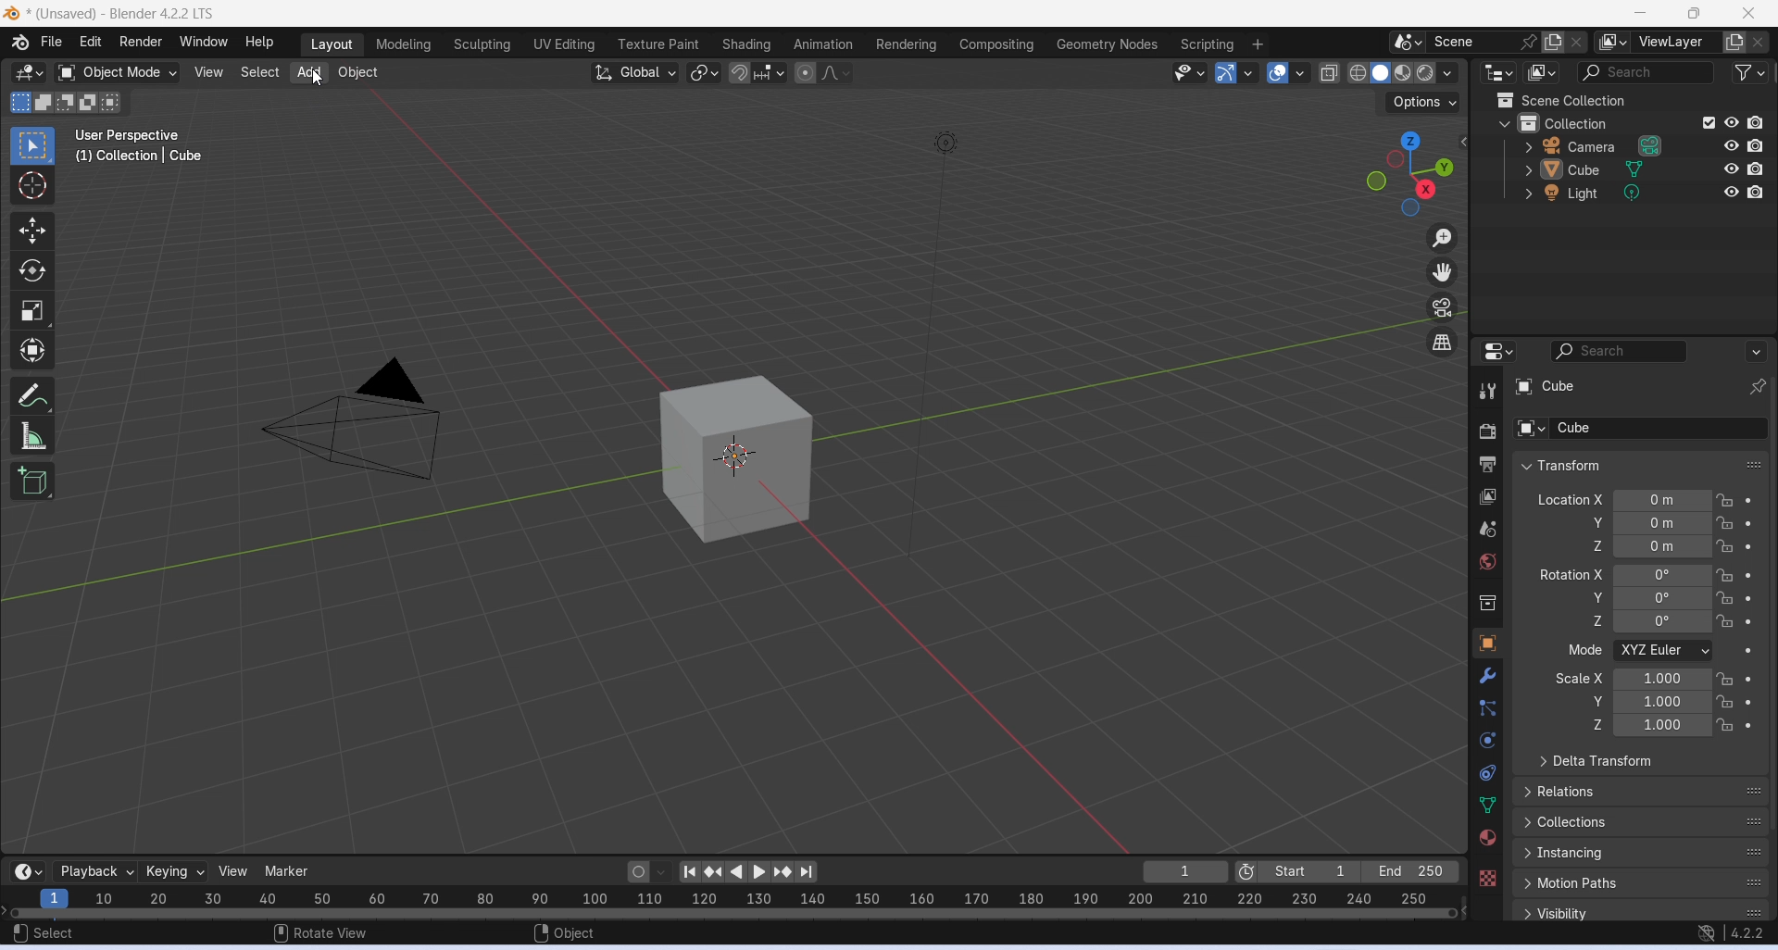 The height and width of the screenshot is (950, 1778). Describe the element at coordinates (715, 875) in the screenshot. I see `jump to keyframe` at that location.